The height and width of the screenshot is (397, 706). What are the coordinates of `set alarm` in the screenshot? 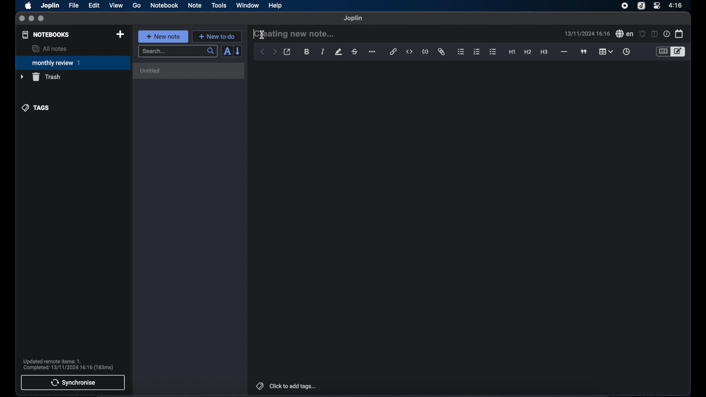 It's located at (642, 34).